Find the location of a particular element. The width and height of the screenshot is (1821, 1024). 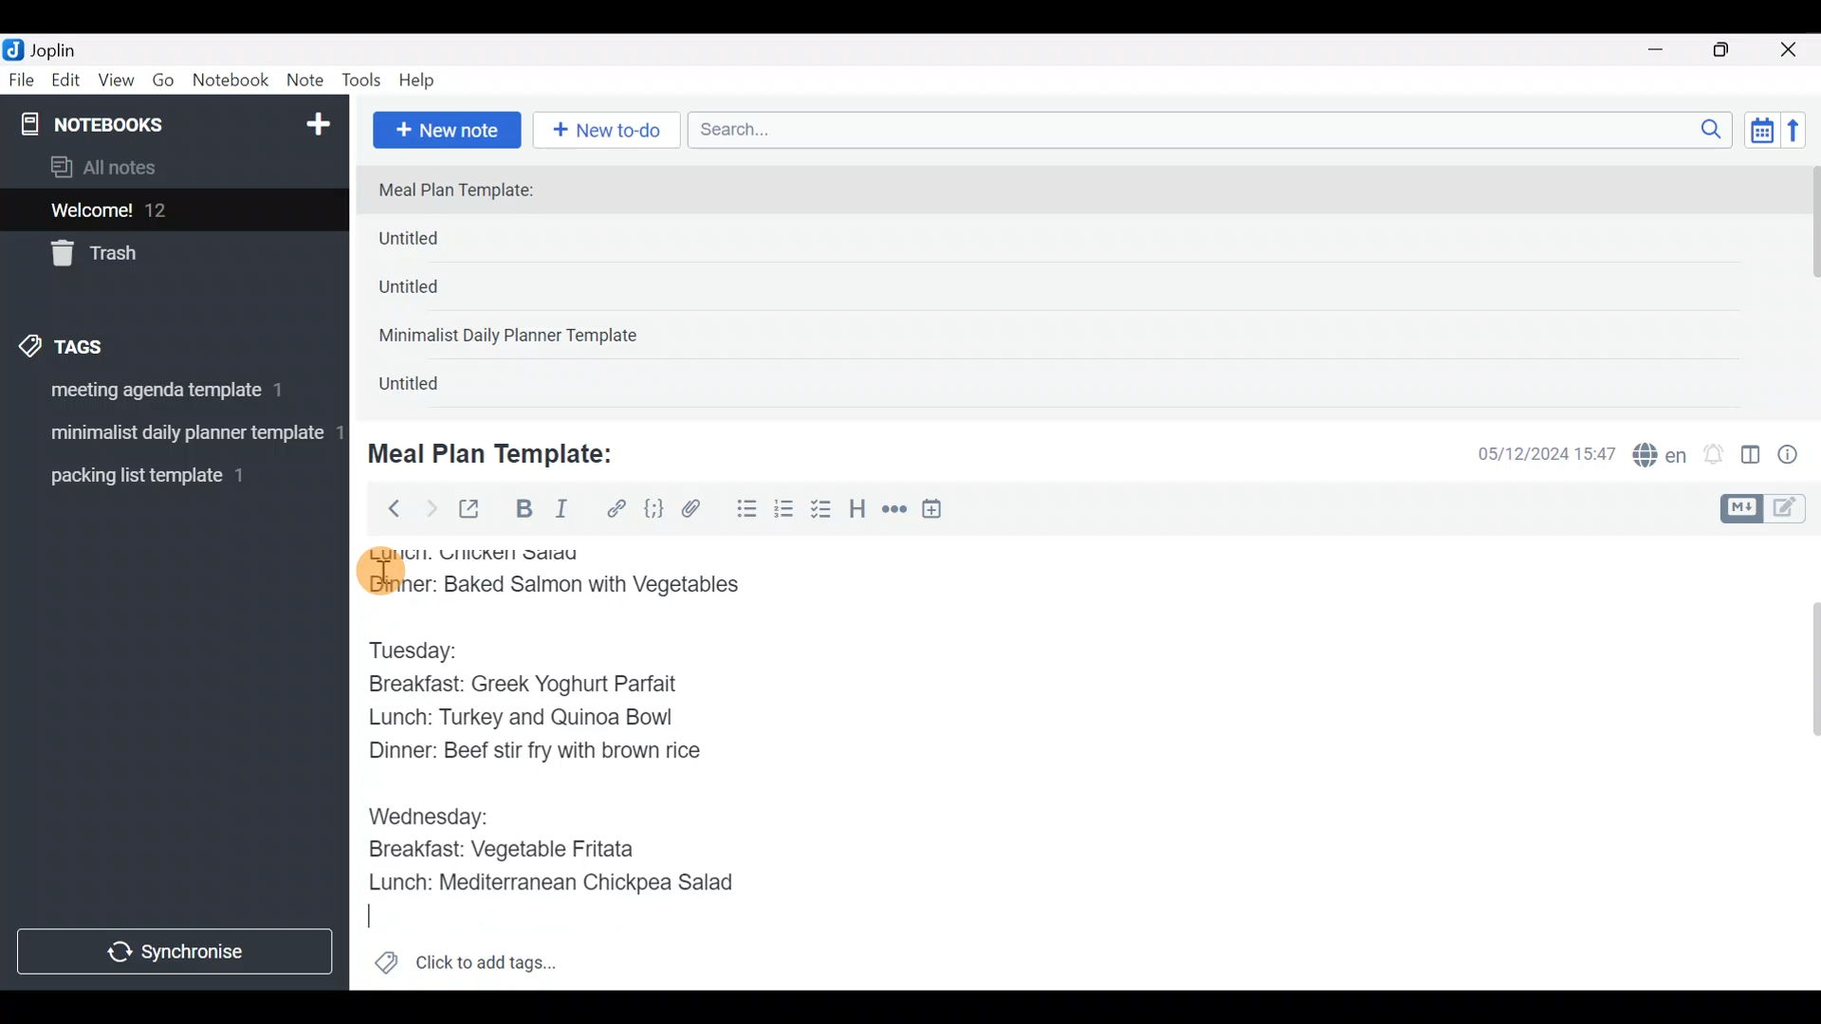

Date & time is located at coordinates (1532, 453).